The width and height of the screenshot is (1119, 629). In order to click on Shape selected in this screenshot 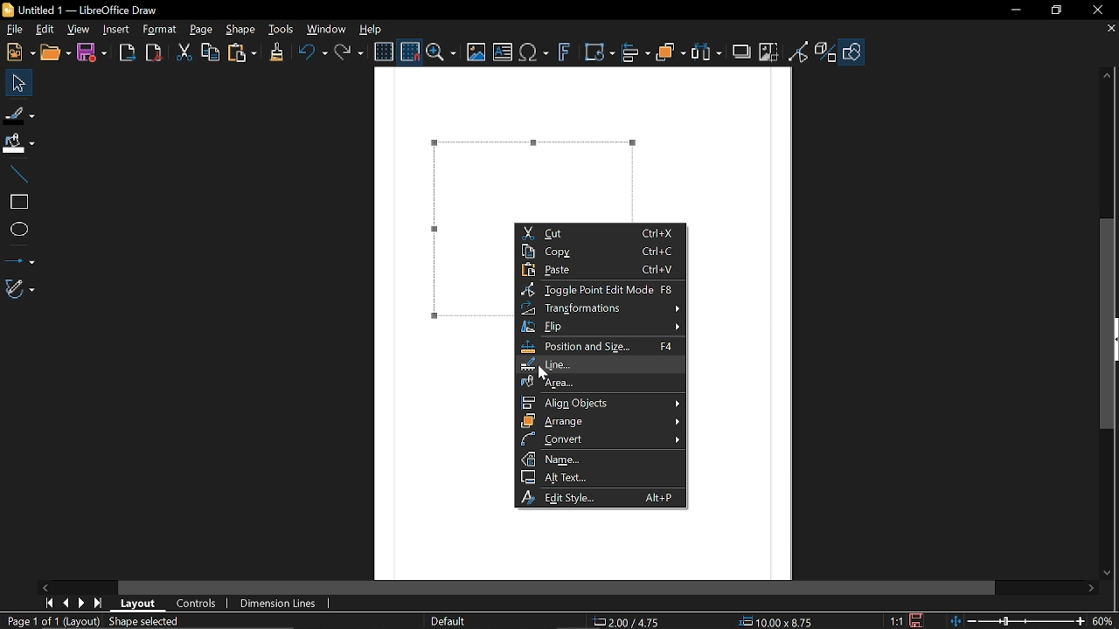, I will do `click(159, 622)`.